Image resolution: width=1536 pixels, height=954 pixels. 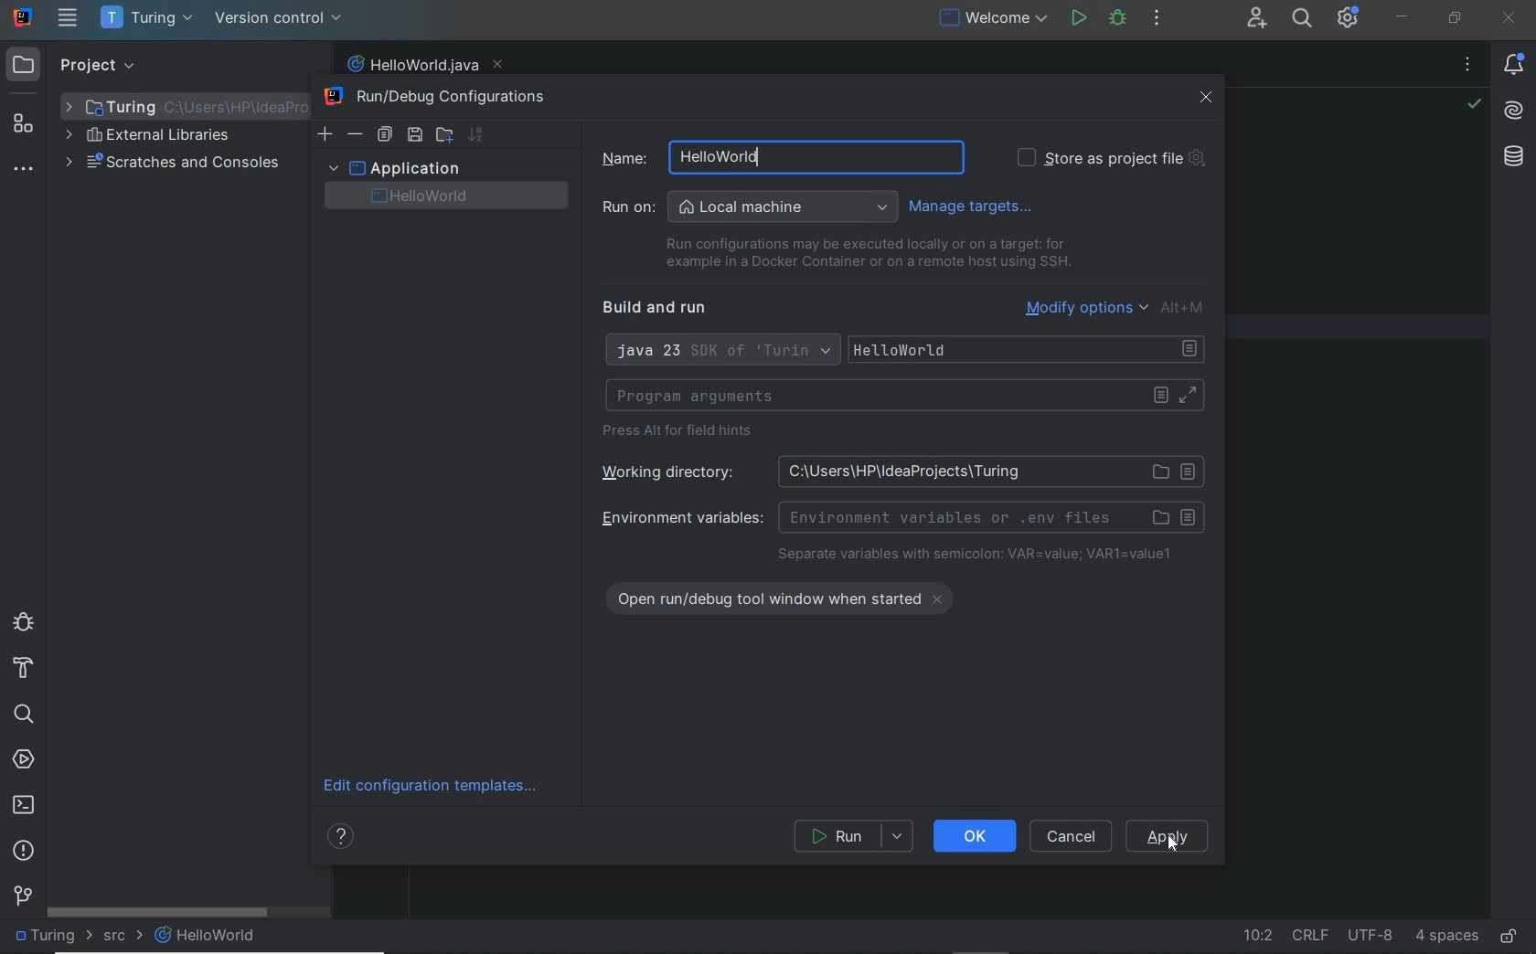 I want to click on Environment cariables, so click(x=900, y=516).